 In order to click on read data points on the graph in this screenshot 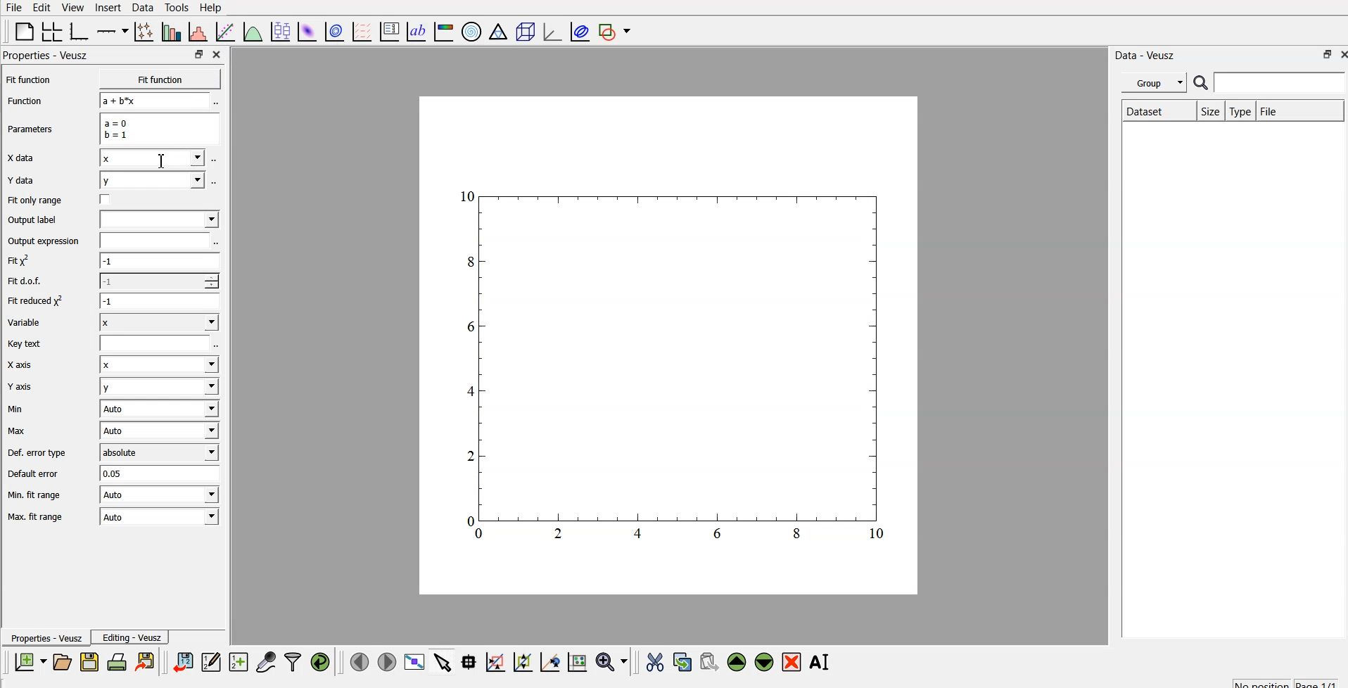, I will do `click(471, 663)`.